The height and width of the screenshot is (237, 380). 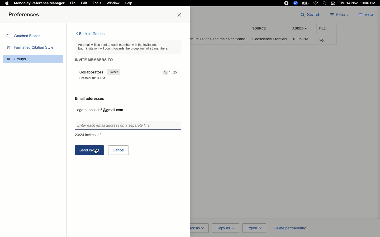 What do you see at coordinates (225, 228) in the screenshot?
I see `Copy as` at bounding box center [225, 228].